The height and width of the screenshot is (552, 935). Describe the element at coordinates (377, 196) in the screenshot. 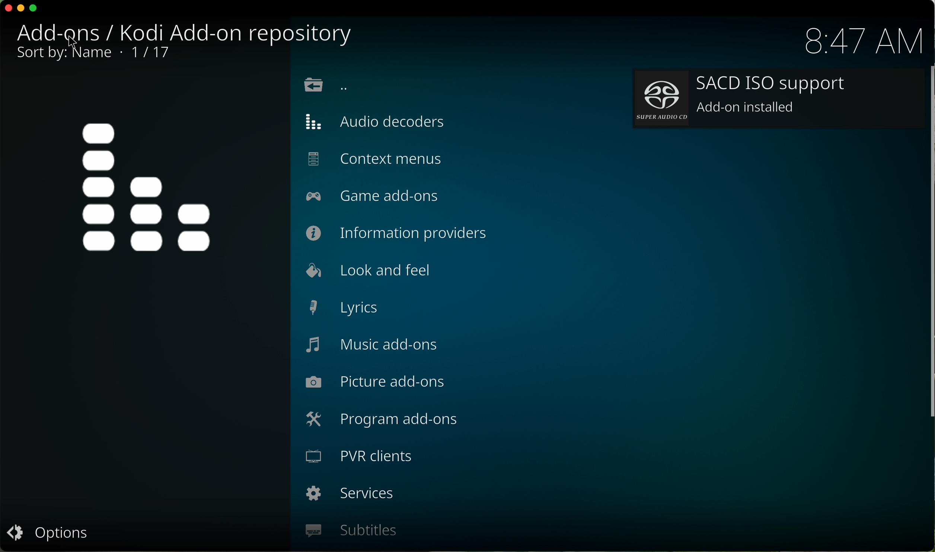

I see `game add-ons` at that location.